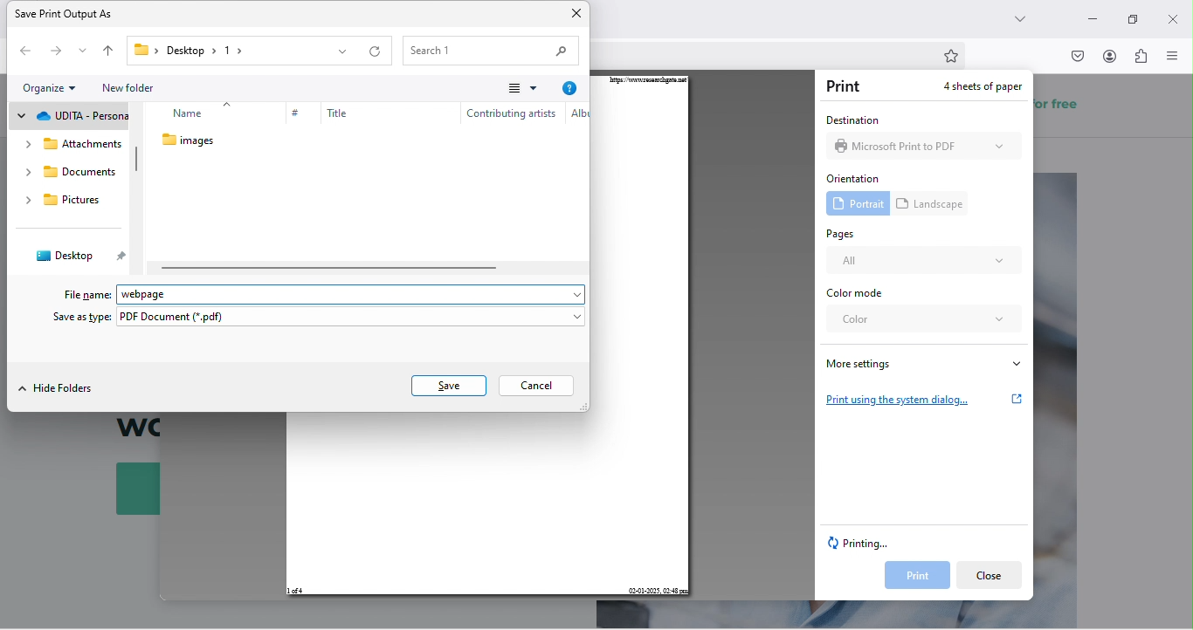 This screenshot has height=630, width=1193. Describe the element at coordinates (55, 89) in the screenshot. I see `organize` at that location.